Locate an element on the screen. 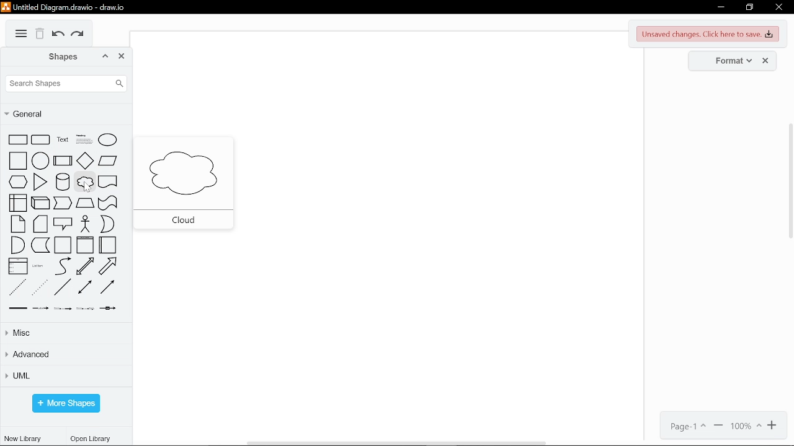 Image resolution: width=794 pixels, height=446 pixels. close is located at coordinates (123, 56).